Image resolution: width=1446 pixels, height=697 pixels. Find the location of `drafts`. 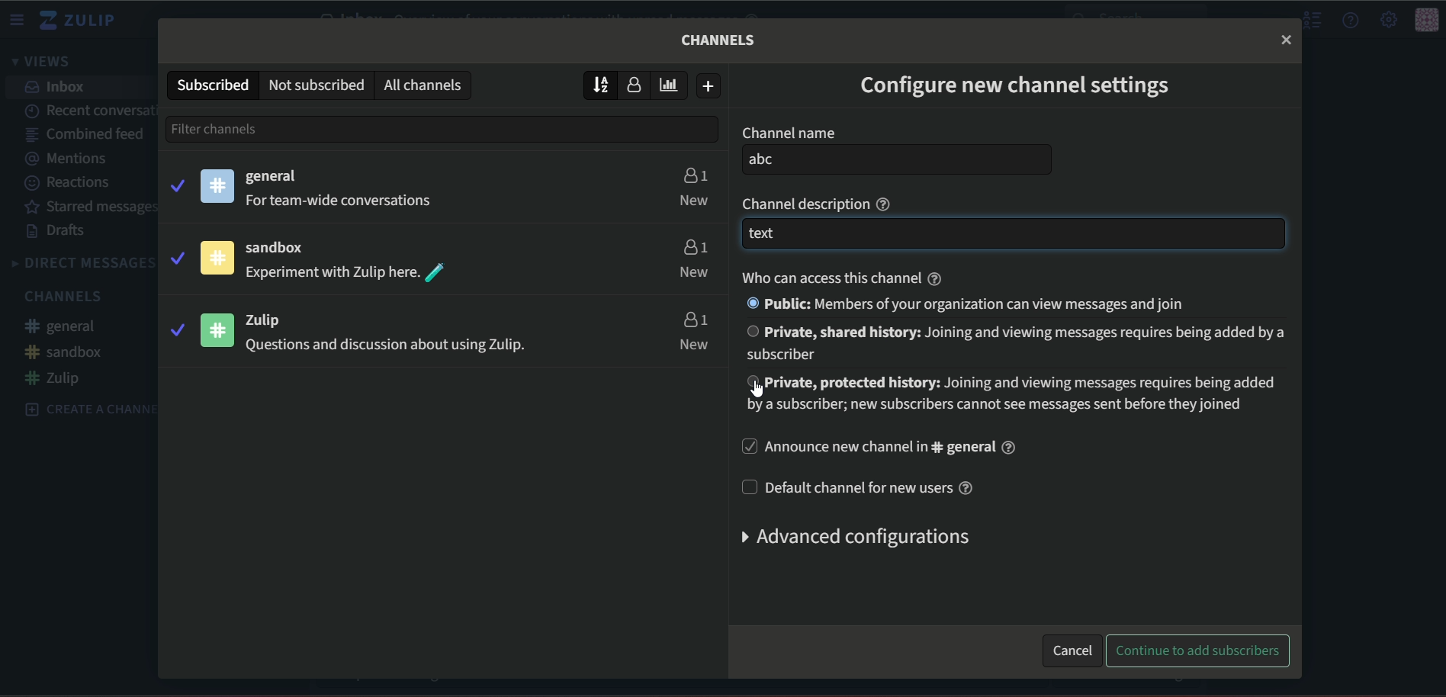

drafts is located at coordinates (59, 232).